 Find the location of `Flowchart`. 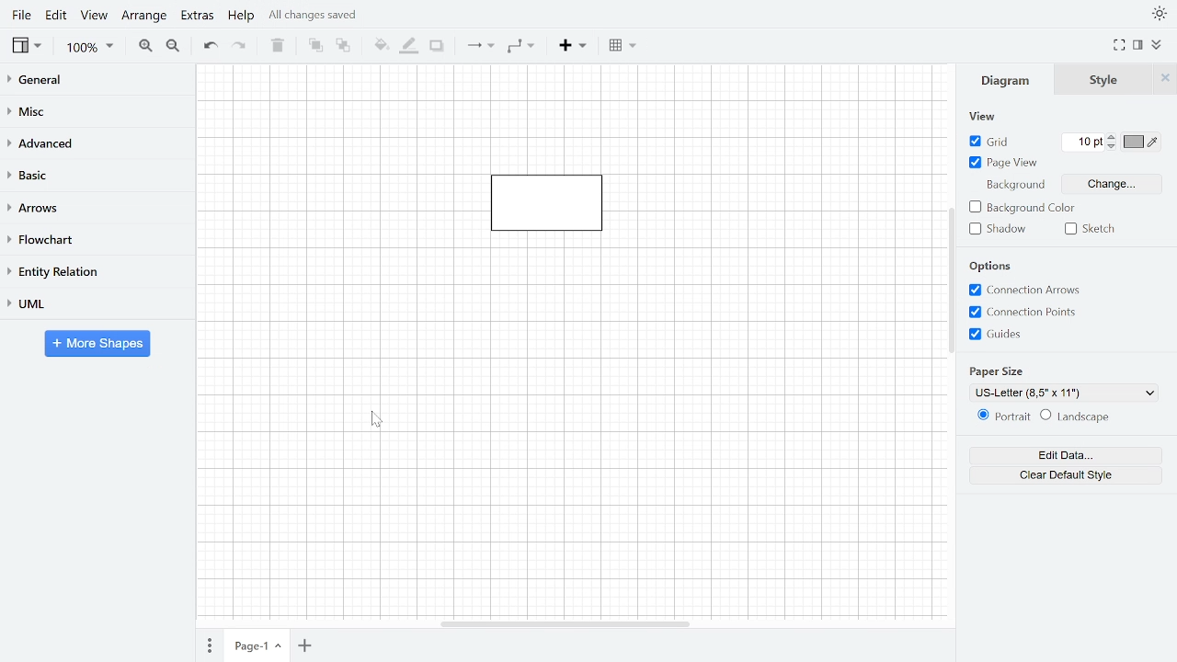

Flowchart is located at coordinates (96, 240).